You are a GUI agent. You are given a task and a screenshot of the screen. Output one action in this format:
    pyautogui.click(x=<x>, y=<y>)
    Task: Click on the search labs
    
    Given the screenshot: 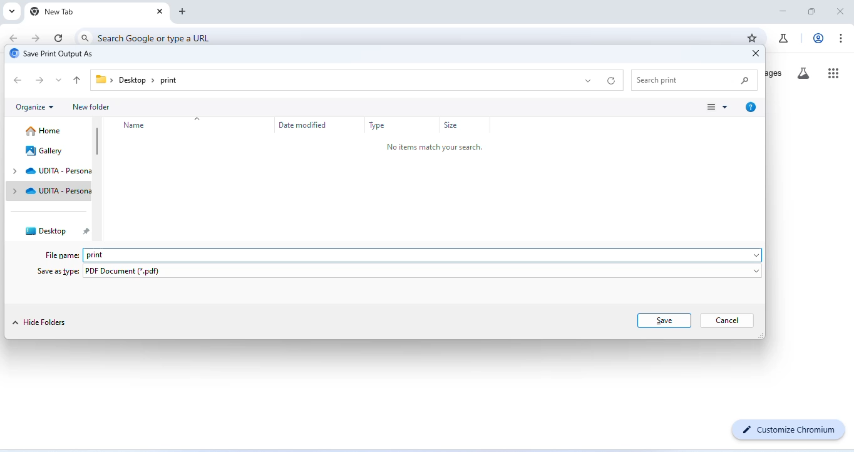 What is the action you would take?
    pyautogui.click(x=806, y=74)
    